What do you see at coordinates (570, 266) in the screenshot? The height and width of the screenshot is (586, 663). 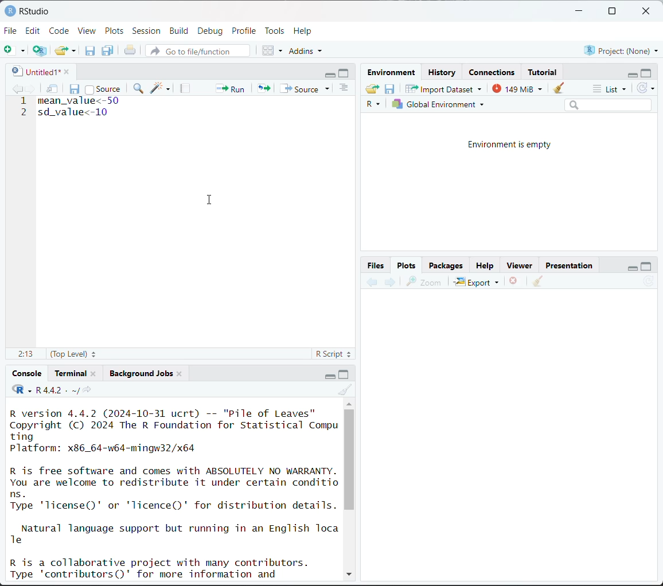 I see `Presentation` at bounding box center [570, 266].